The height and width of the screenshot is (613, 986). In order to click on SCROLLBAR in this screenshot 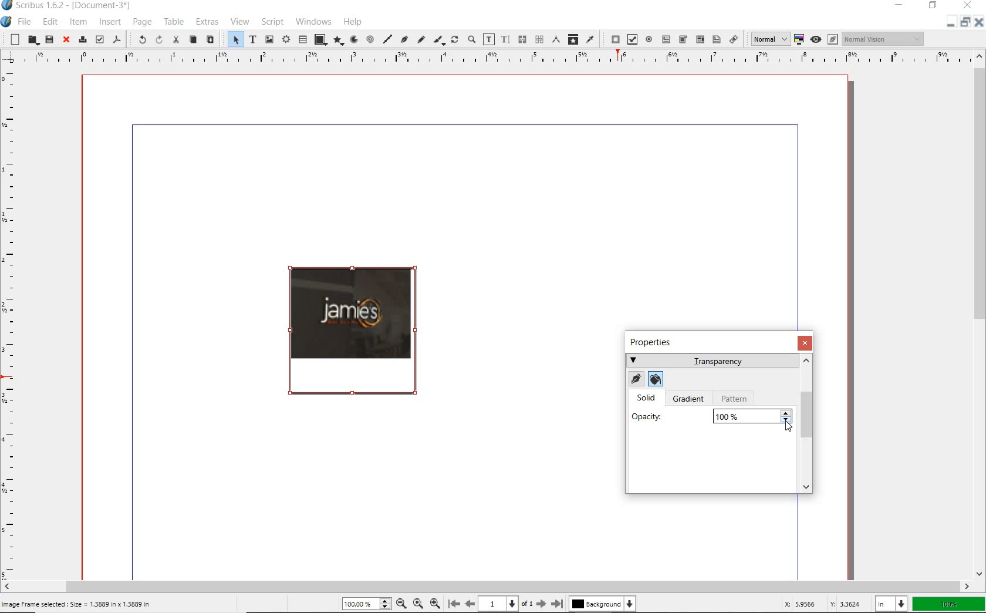, I will do `click(808, 424)`.